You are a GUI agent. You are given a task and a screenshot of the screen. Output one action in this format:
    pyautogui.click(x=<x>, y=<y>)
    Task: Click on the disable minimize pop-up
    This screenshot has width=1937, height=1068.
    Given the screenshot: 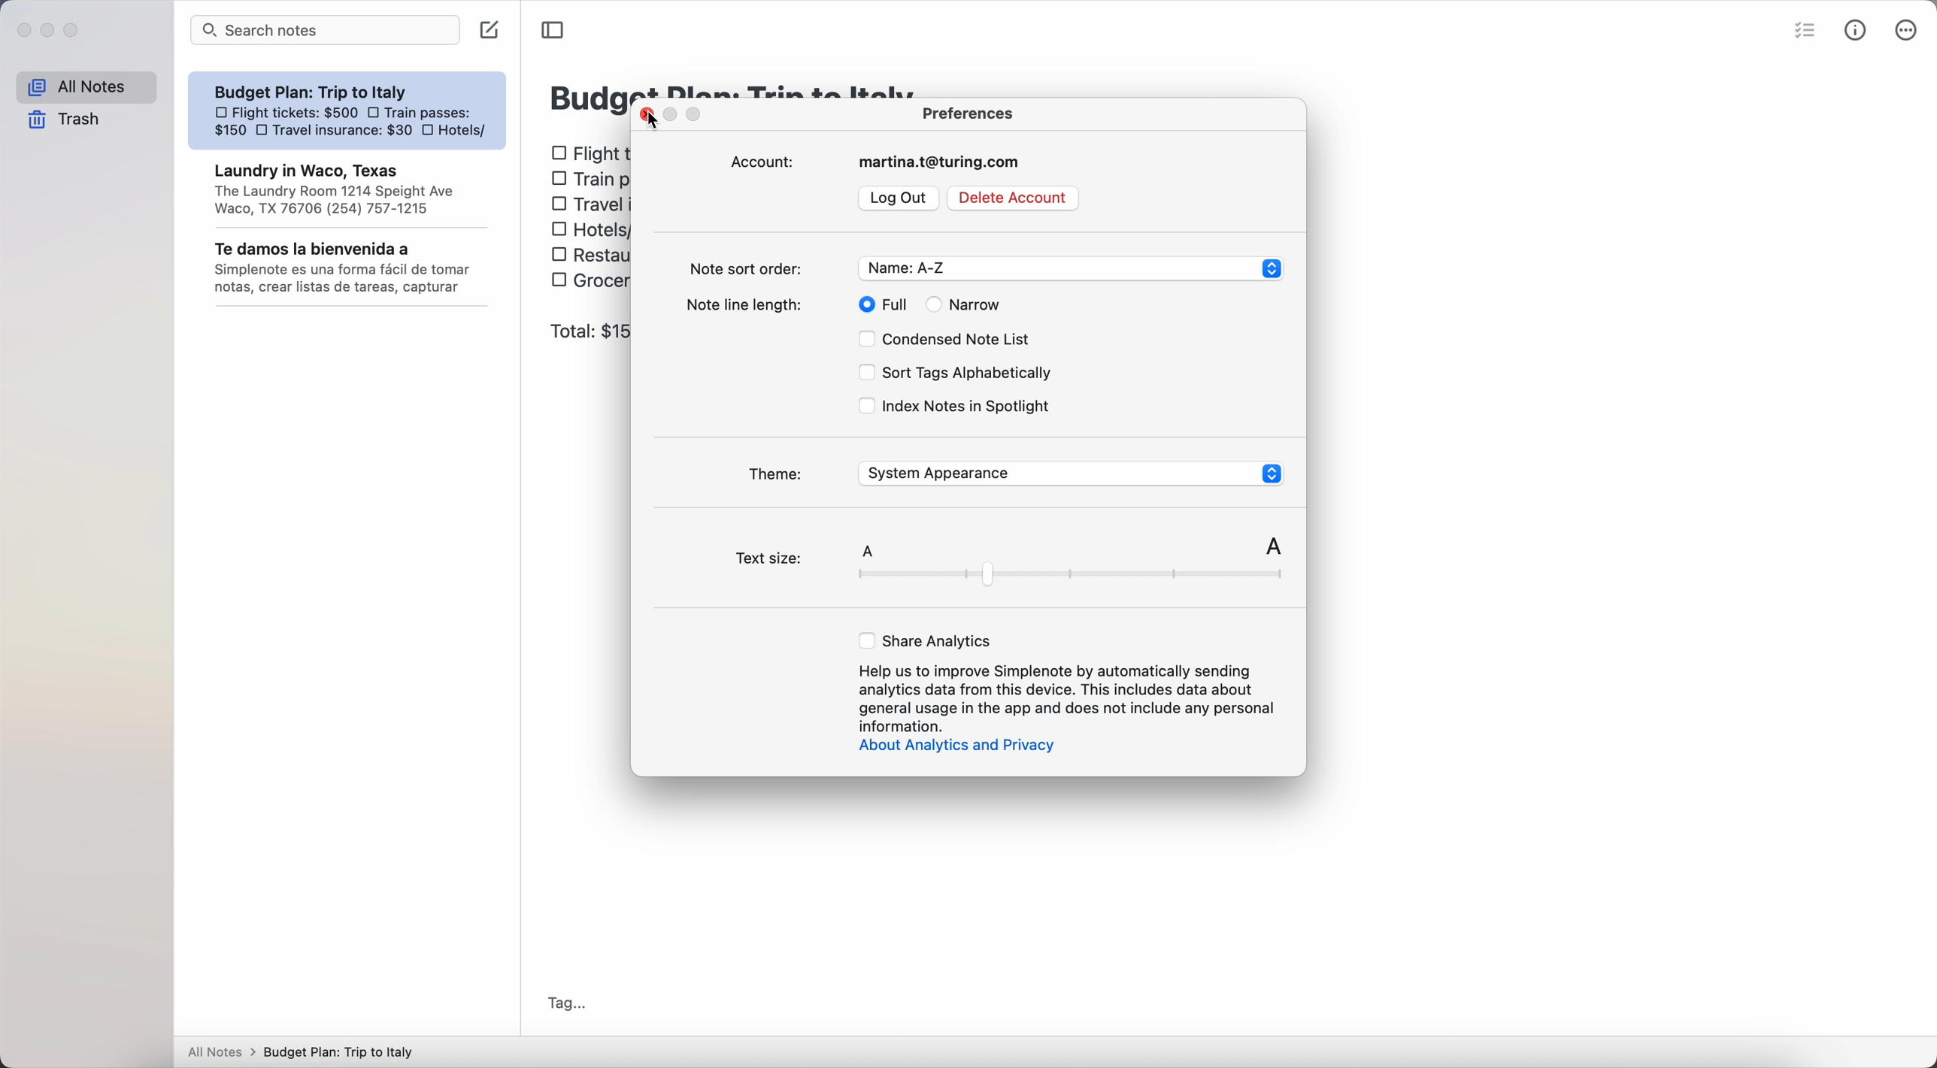 What is the action you would take?
    pyautogui.click(x=673, y=115)
    